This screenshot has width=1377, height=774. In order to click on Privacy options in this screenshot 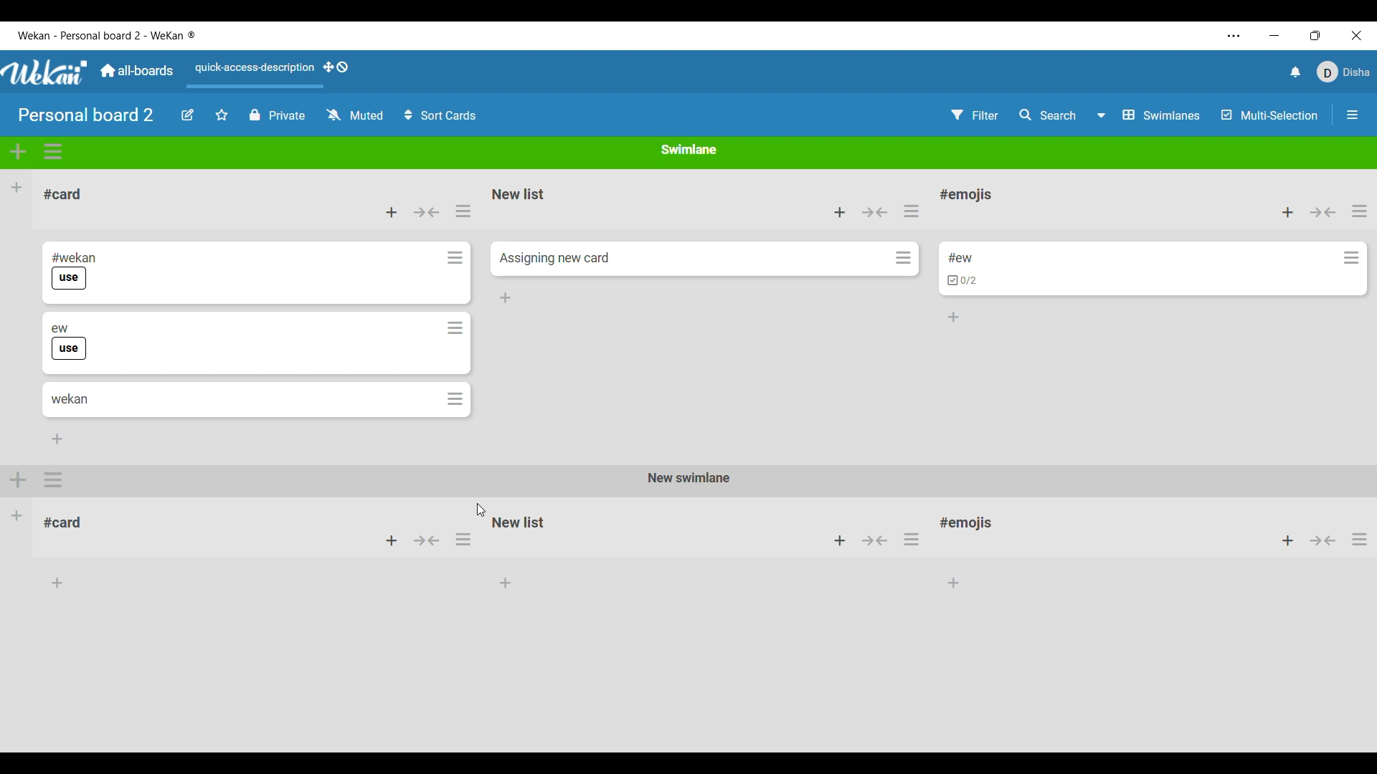, I will do `click(277, 115)`.